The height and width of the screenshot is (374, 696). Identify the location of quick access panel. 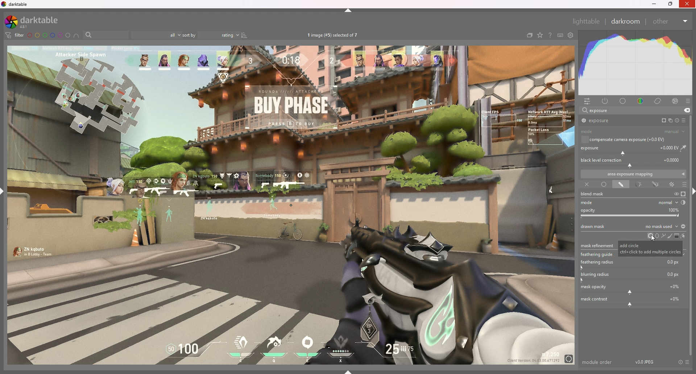
(589, 101).